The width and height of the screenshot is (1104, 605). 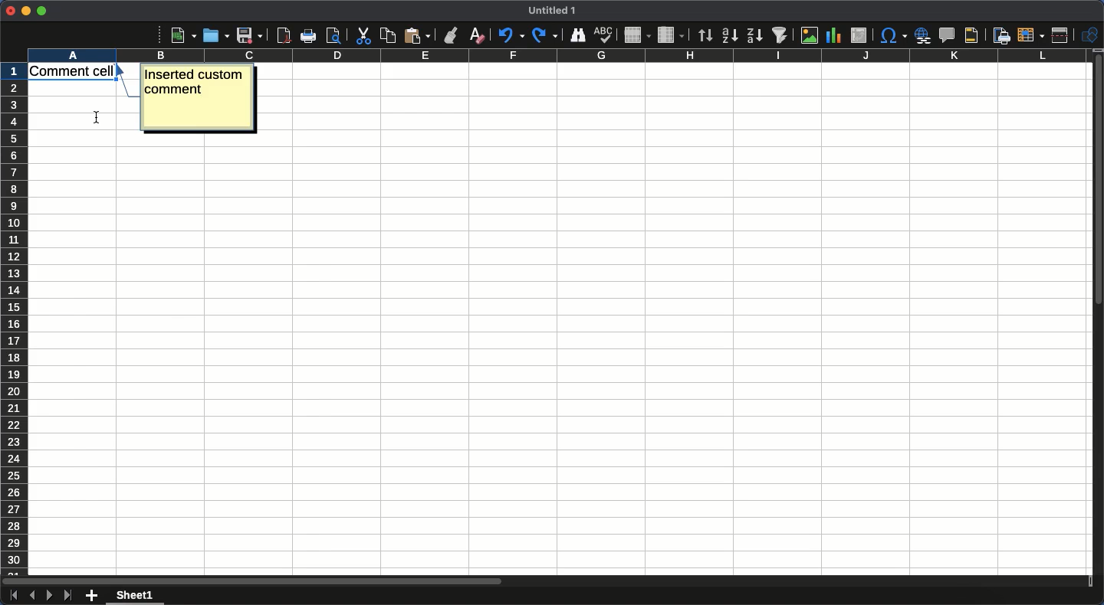 What do you see at coordinates (90, 596) in the screenshot?
I see `Add new sheet` at bounding box center [90, 596].